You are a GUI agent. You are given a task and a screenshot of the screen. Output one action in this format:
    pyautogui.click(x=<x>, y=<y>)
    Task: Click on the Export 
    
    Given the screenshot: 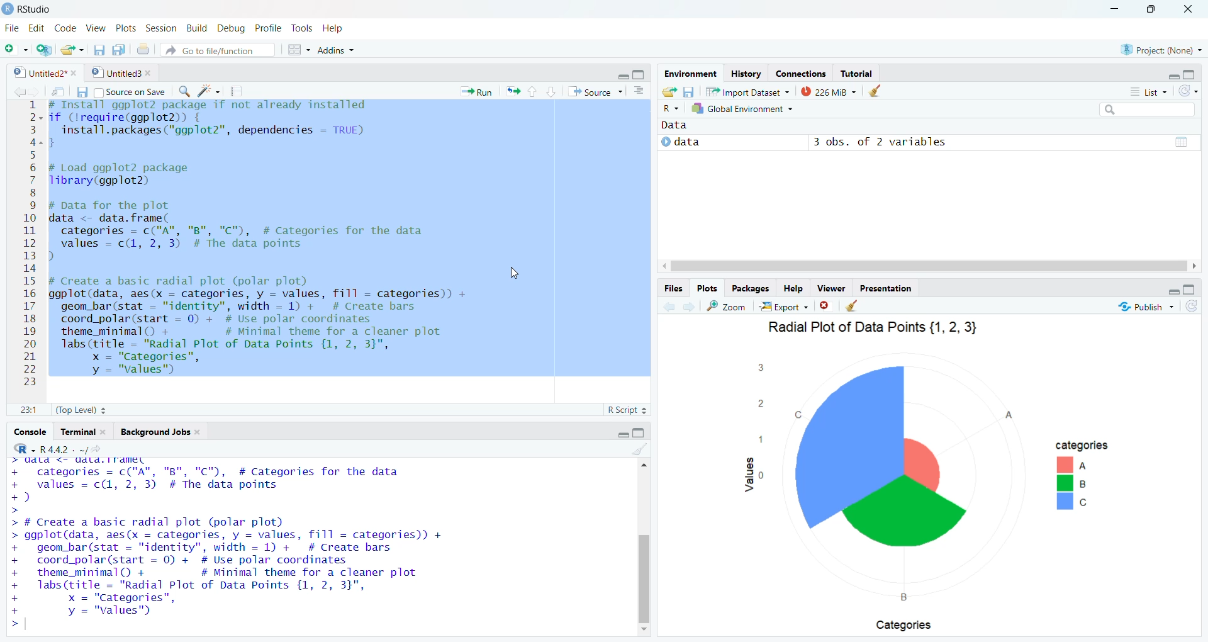 What is the action you would take?
    pyautogui.click(x=784, y=307)
    